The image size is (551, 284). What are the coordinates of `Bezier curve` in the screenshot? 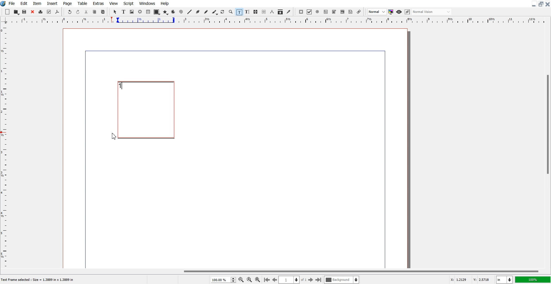 It's located at (198, 12).